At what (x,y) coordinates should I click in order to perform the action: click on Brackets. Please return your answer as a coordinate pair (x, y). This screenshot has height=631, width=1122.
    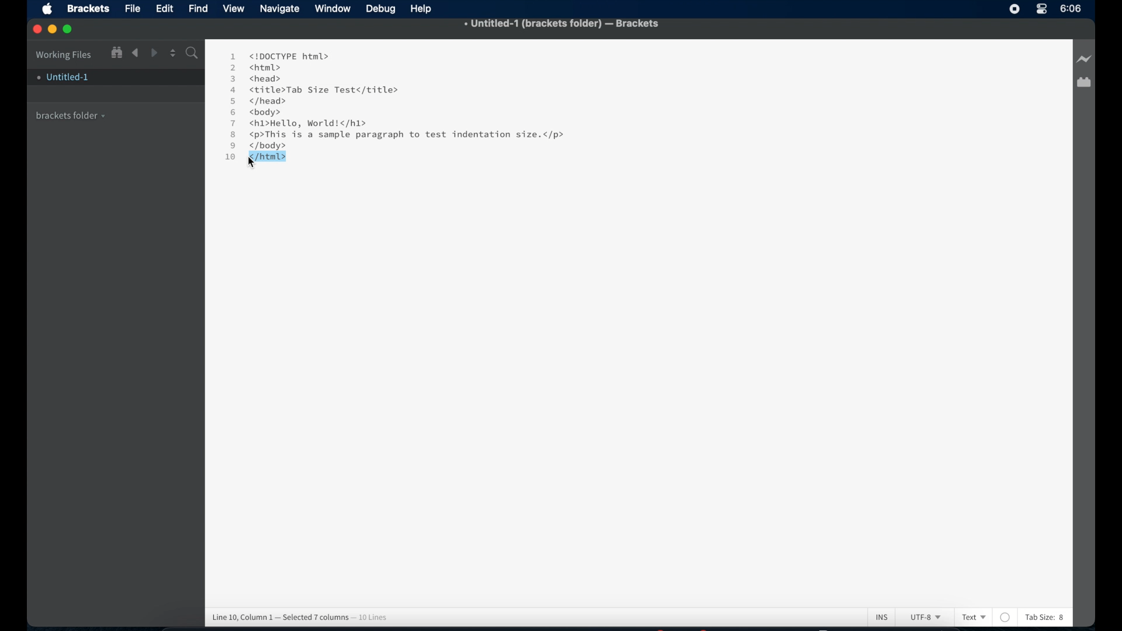
    Looking at the image, I should click on (87, 8).